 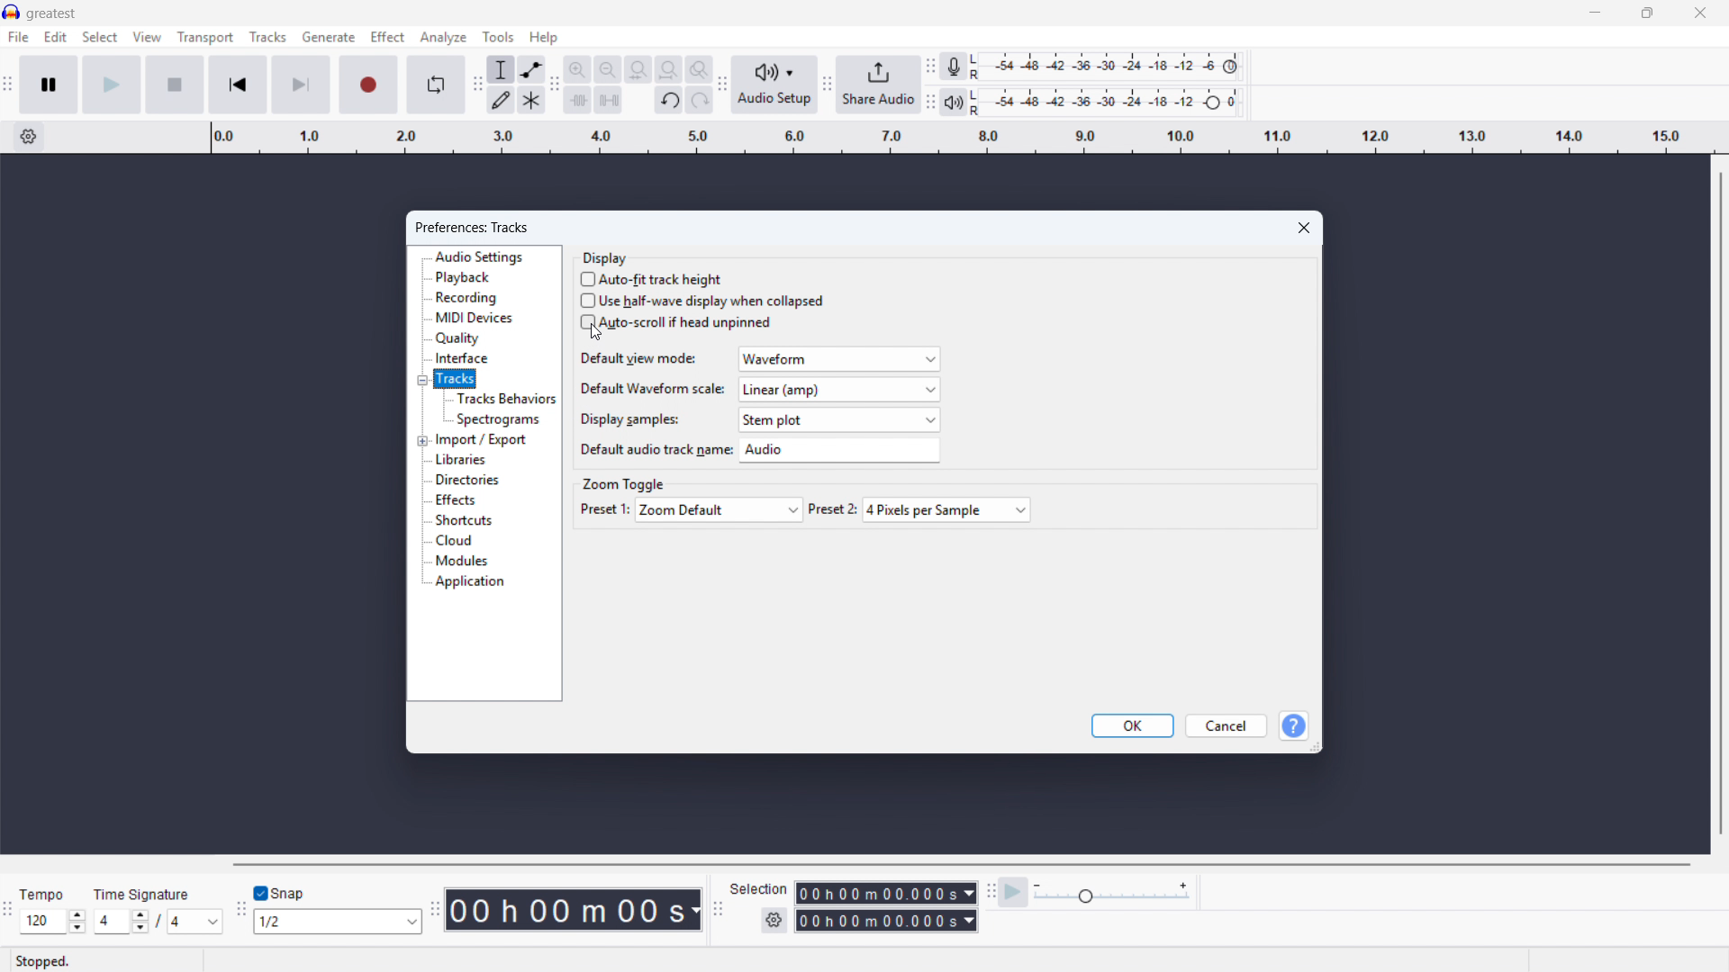 I want to click on Edit toolbar , so click(x=557, y=86).